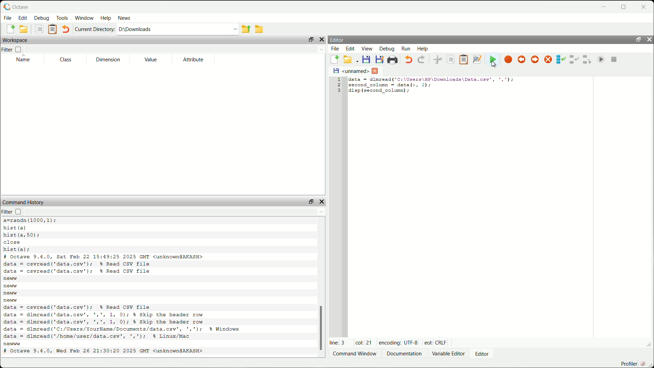 The image size is (654, 368). I want to click on news, so click(125, 18).